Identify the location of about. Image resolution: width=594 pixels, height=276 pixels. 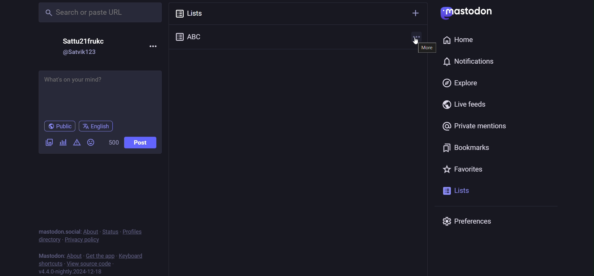
(89, 230).